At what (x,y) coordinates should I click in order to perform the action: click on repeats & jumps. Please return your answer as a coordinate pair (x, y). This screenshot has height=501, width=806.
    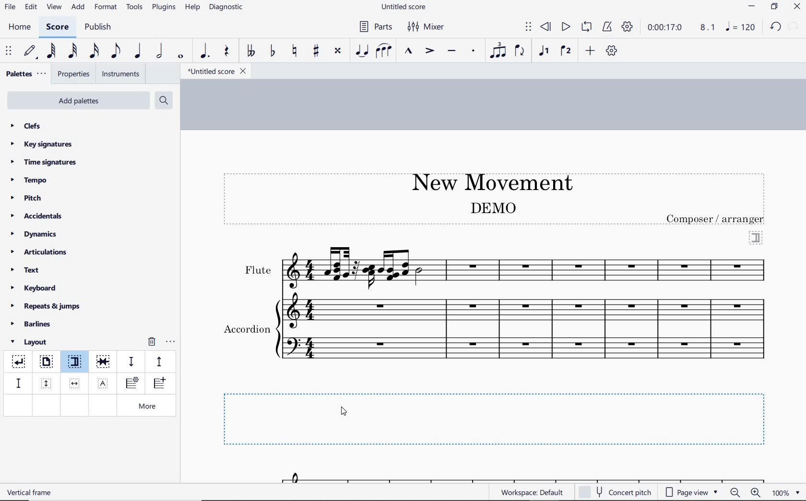
    Looking at the image, I should click on (46, 305).